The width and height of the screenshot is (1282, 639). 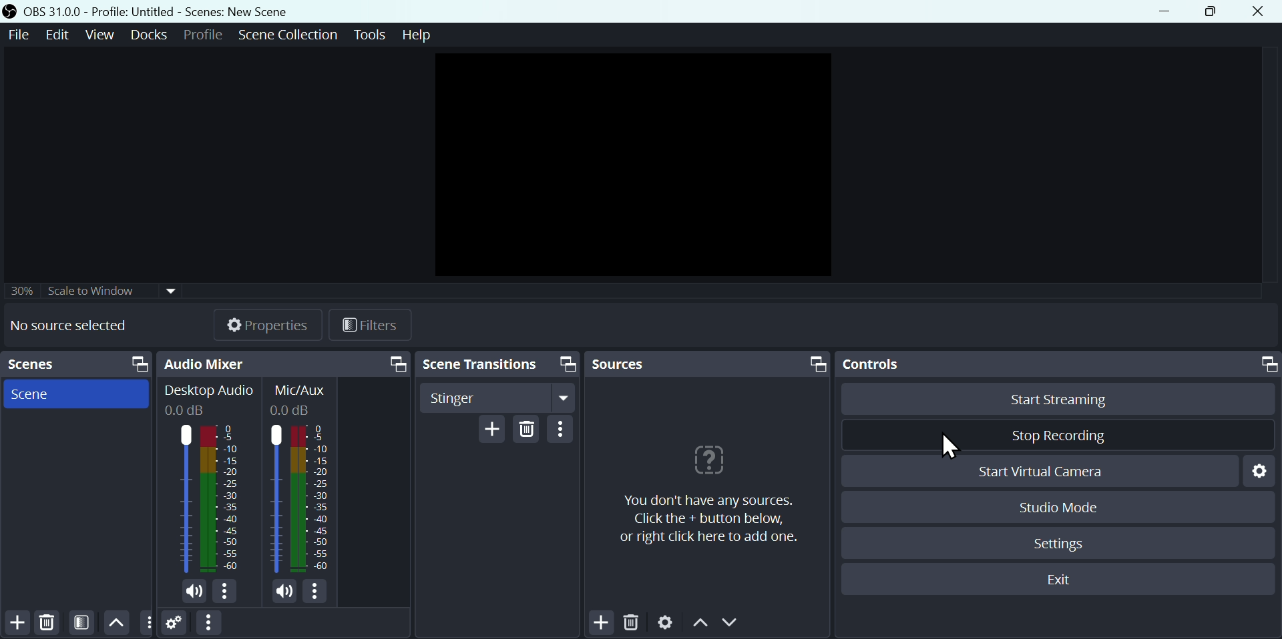 What do you see at coordinates (733, 622) in the screenshot?
I see `down` at bounding box center [733, 622].